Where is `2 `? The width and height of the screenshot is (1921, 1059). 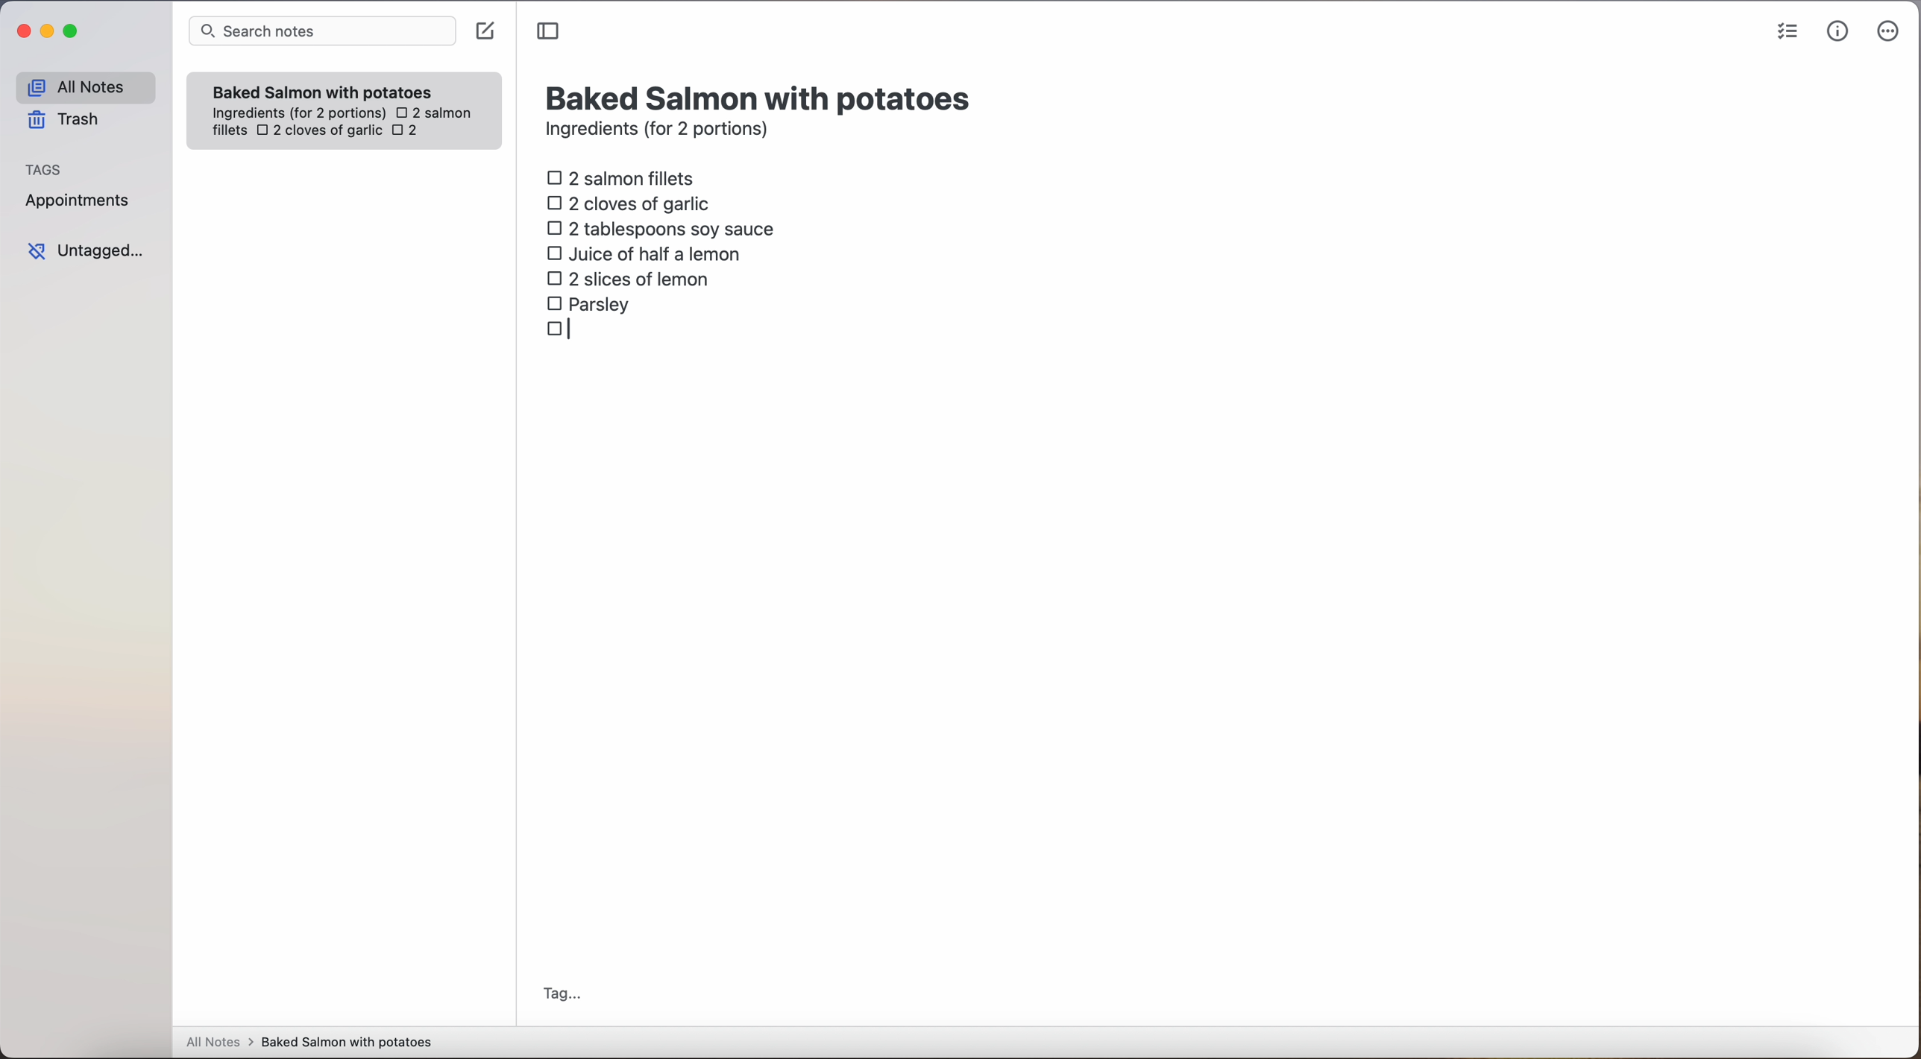 2  is located at coordinates (409, 132).